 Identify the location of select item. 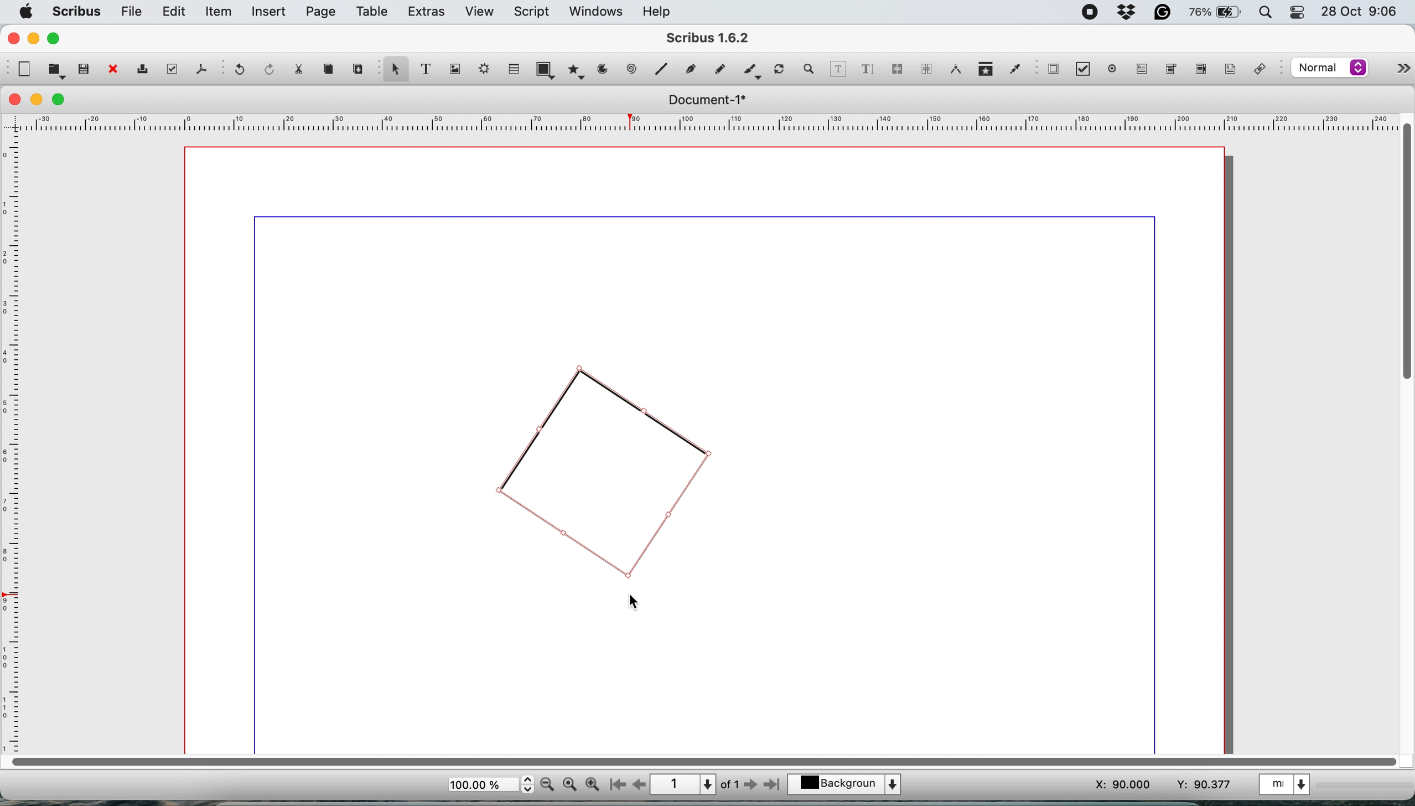
(396, 73).